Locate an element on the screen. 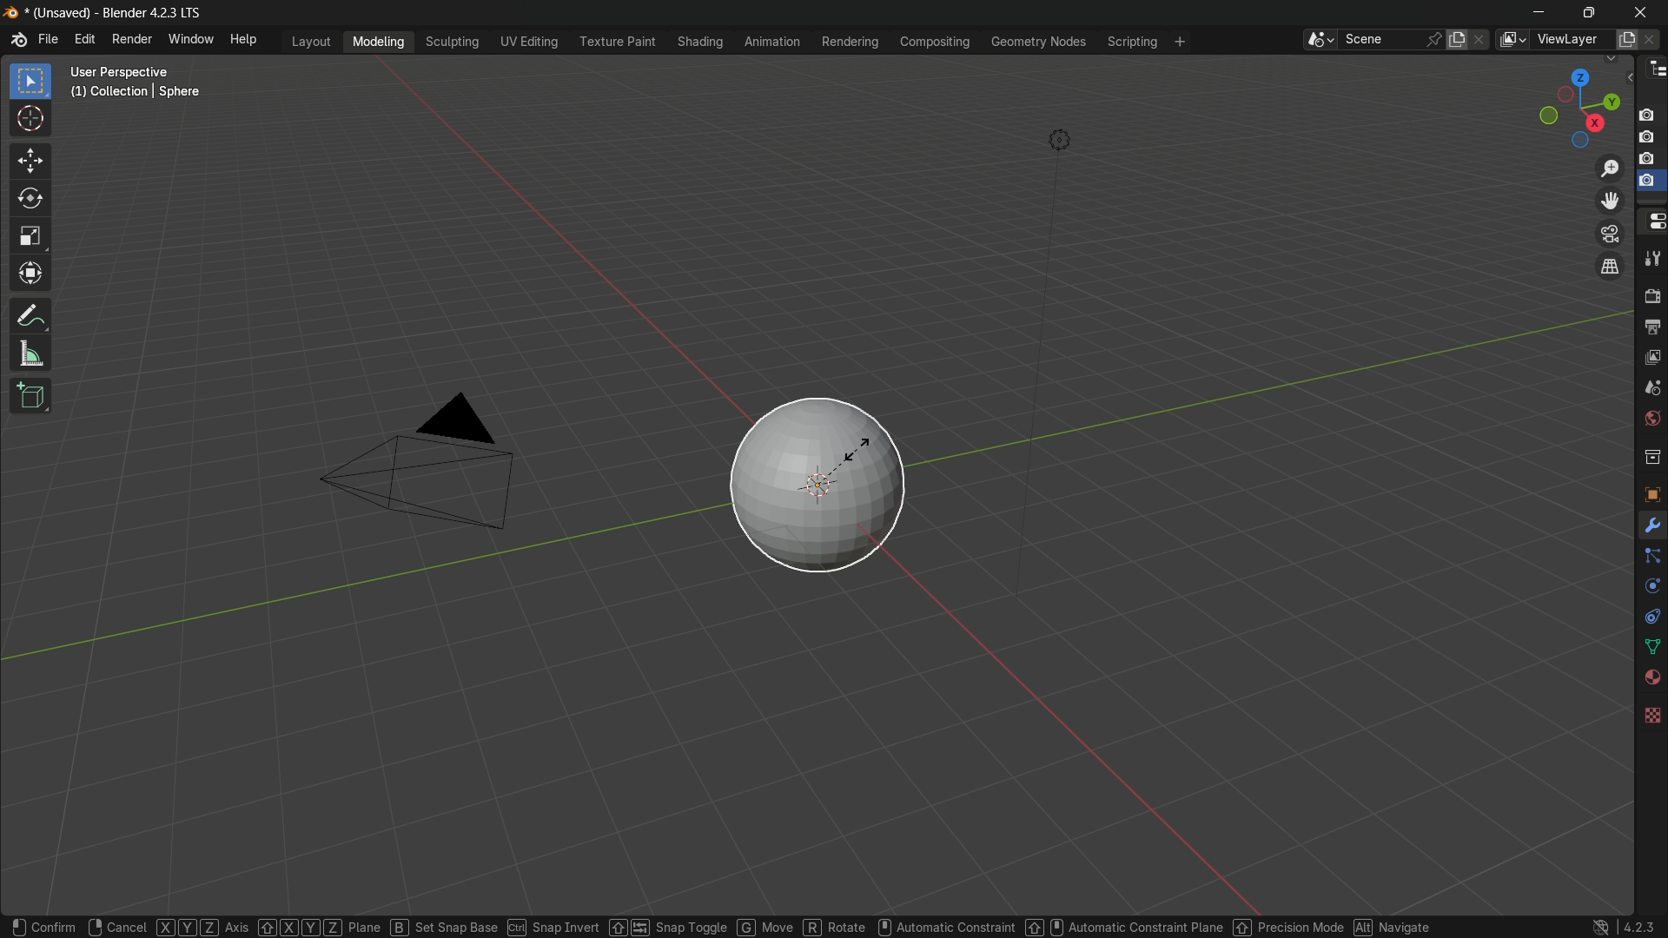 This screenshot has width=1668, height=938. help menu is located at coordinates (246, 42).